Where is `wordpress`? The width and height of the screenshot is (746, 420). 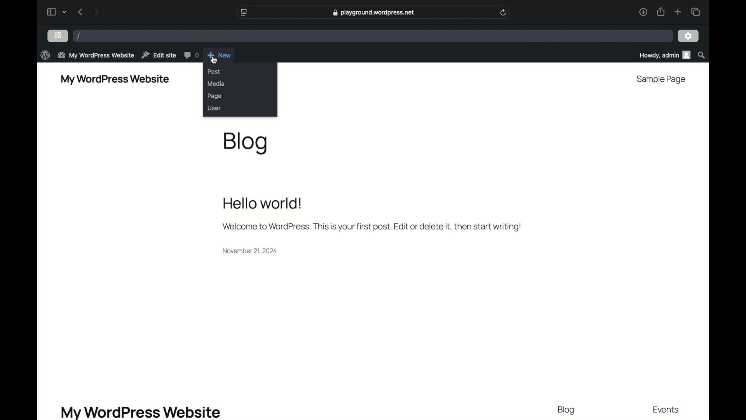 wordpress is located at coordinates (45, 55).